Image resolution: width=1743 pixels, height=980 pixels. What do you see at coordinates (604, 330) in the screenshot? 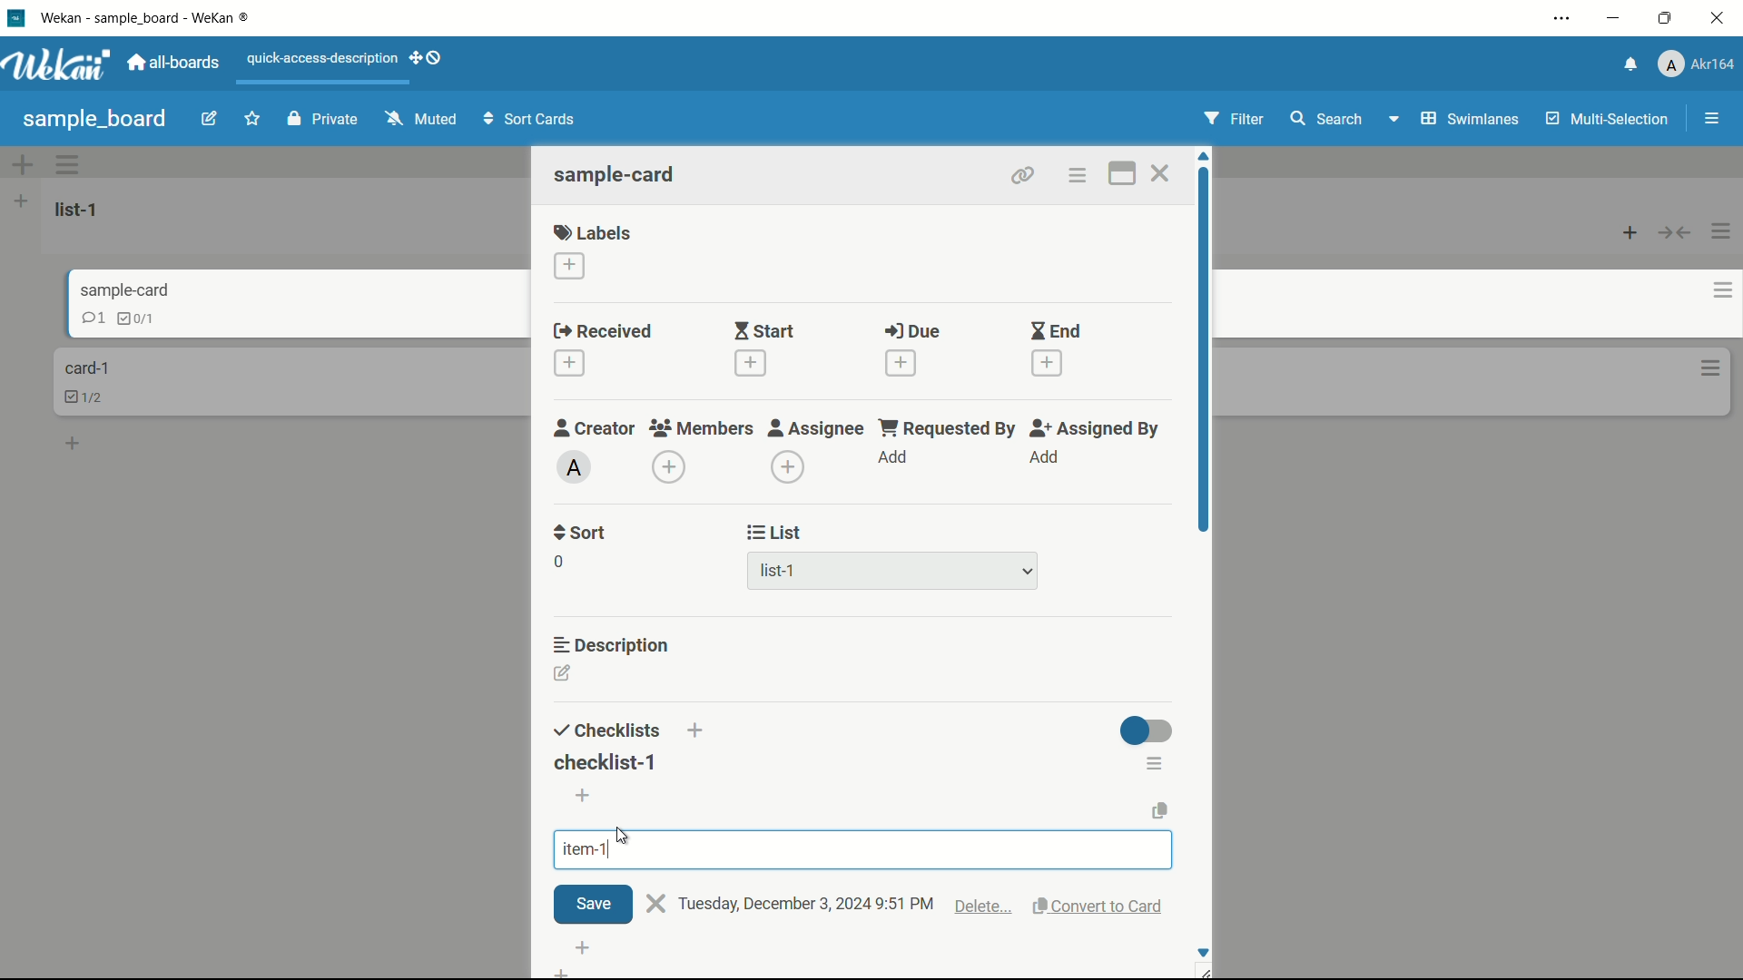
I see `received` at bounding box center [604, 330].